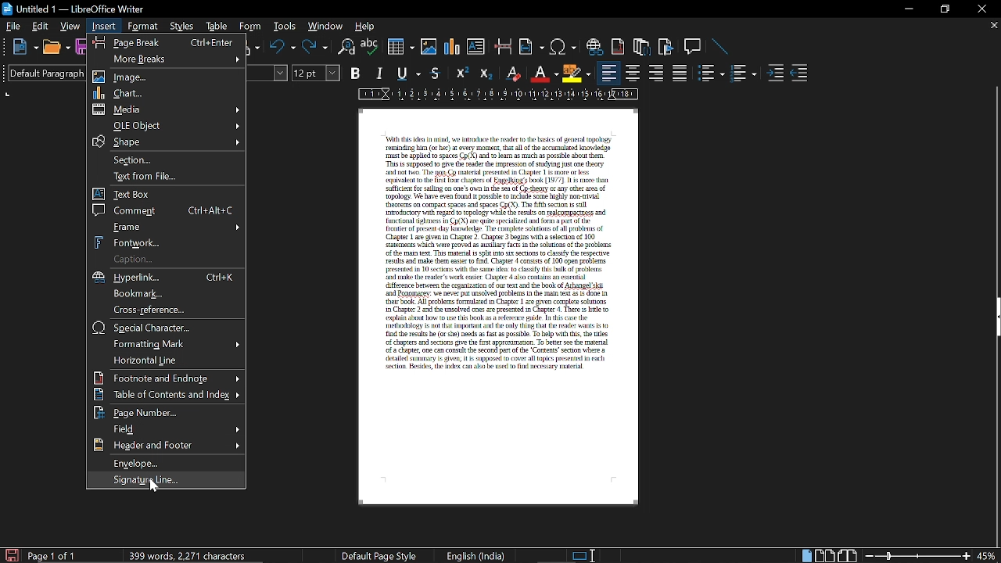  Describe the element at coordinates (167, 378) in the screenshot. I see `footnote and endnote` at that location.